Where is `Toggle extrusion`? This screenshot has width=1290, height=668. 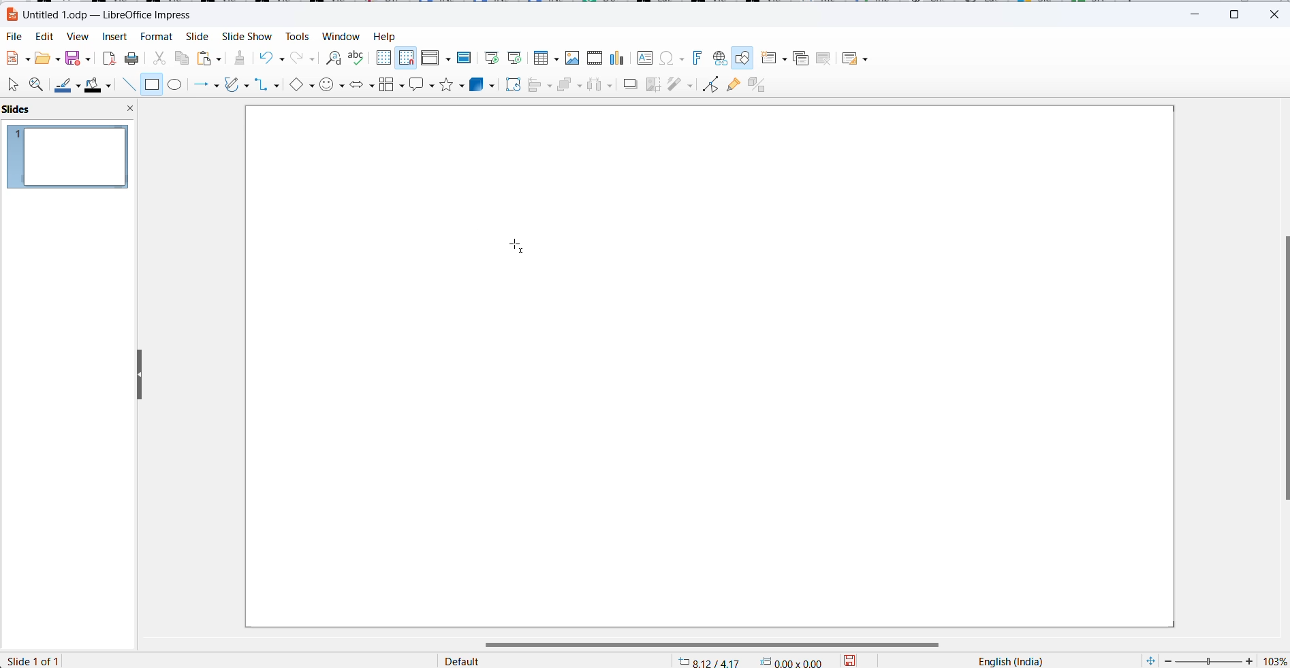
Toggle extrusion is located at coordinates (760, 85).